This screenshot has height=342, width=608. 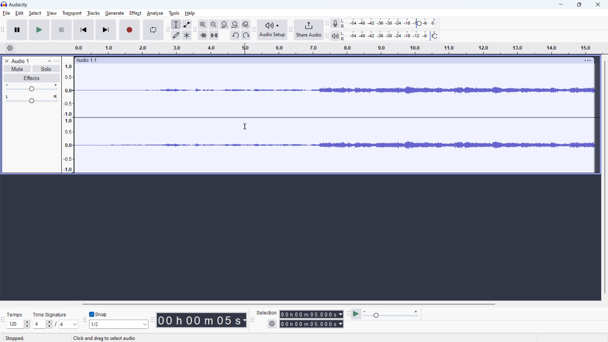 What do you see at coordinates (203, 35) in the screenshot?
I see `trim audio outside selection` at bounding box center [203, 35].